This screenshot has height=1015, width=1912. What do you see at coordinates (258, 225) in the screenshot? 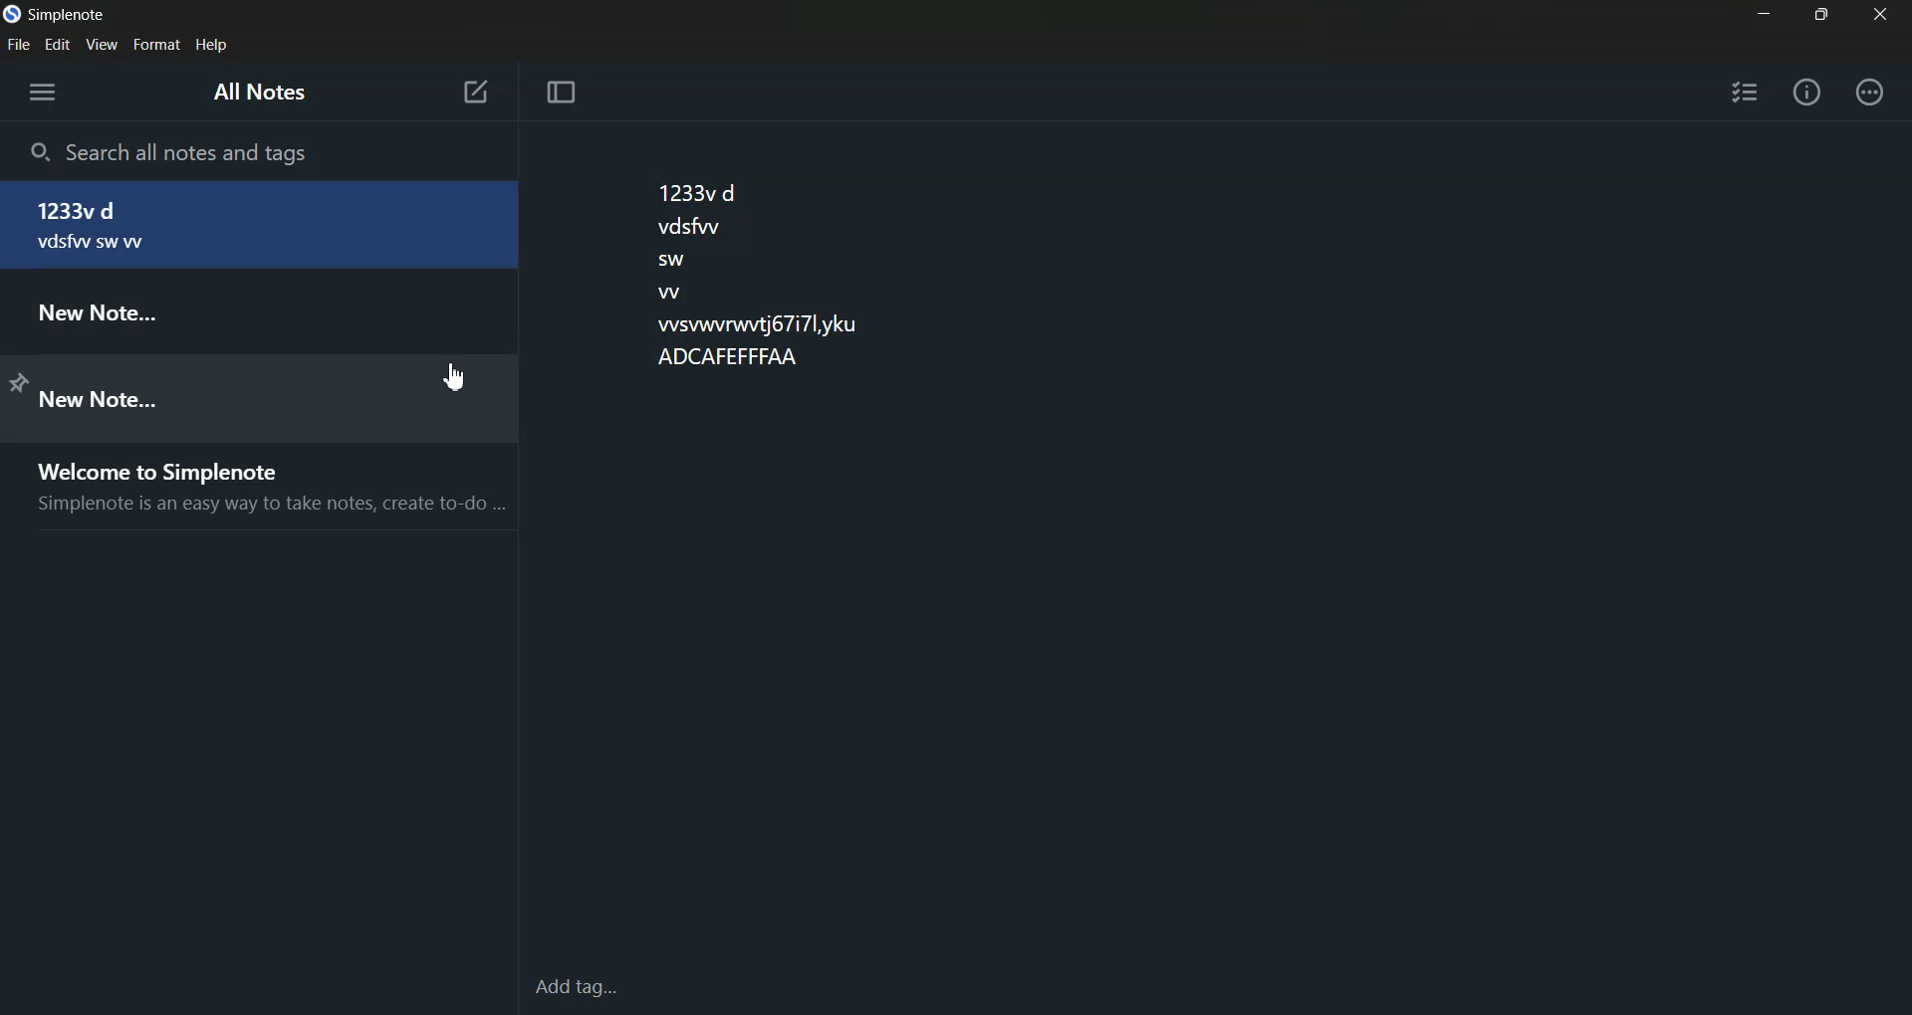
I see `Note file` at bounding box center [258, 225].